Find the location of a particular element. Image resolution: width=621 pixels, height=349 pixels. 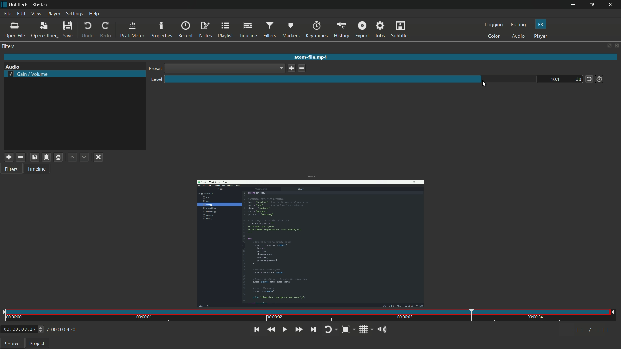

toggle zoom is located at coordinates (348, 330).